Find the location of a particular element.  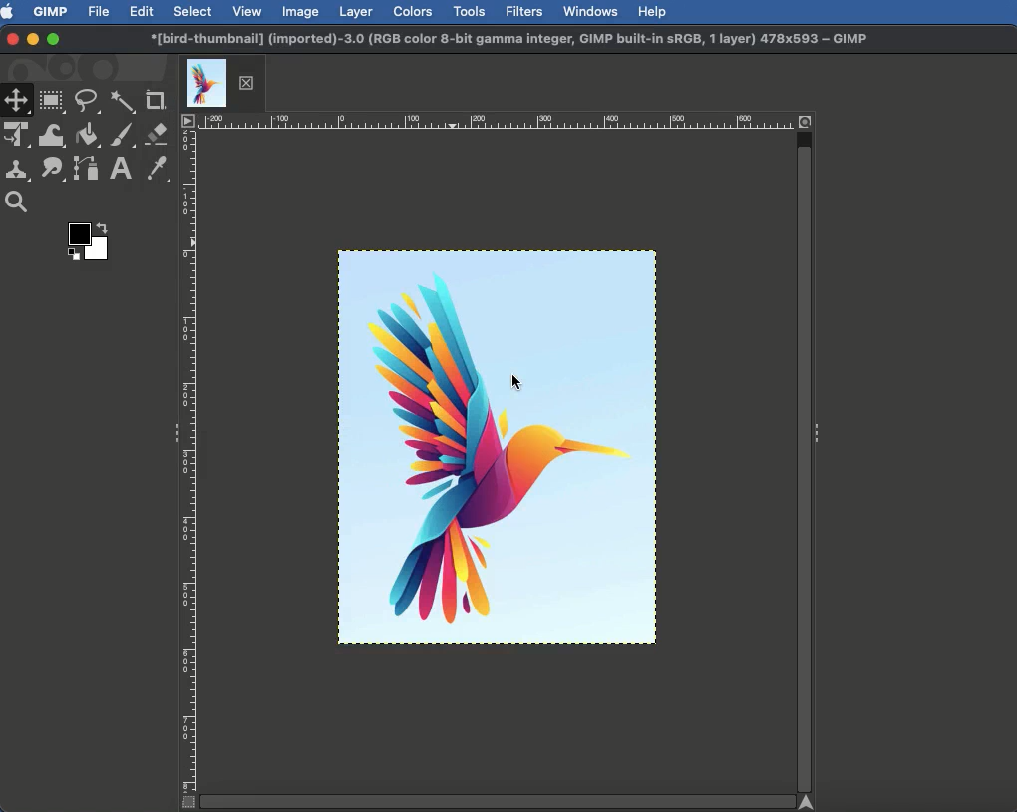

Freeform selector is located at coordinates (88, 101).